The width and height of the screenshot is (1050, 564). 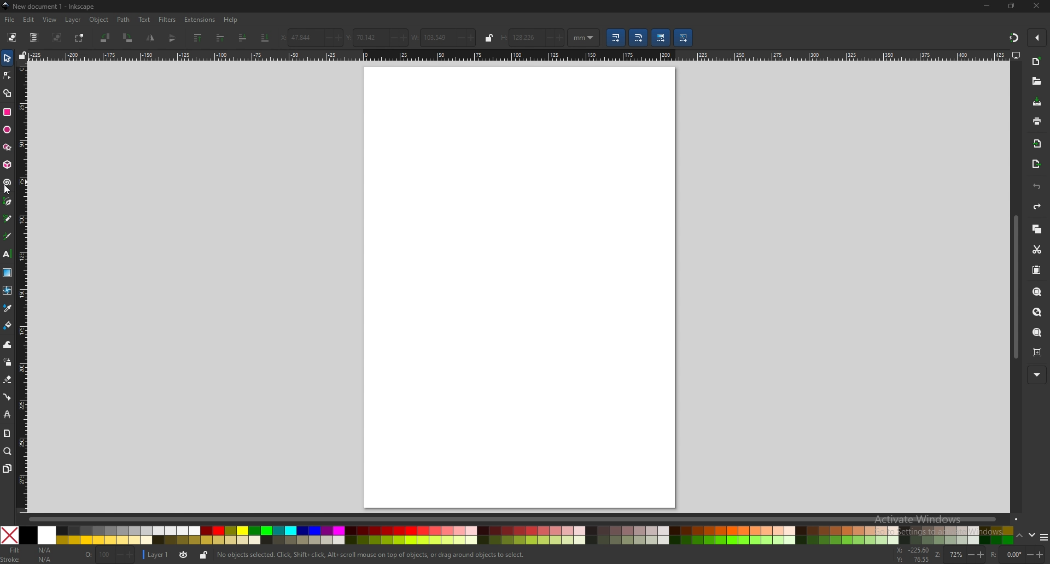 What do you see at coordinates (1037, 250) in the screenshot?
I see `cut` at bounding box center [1037, 250].